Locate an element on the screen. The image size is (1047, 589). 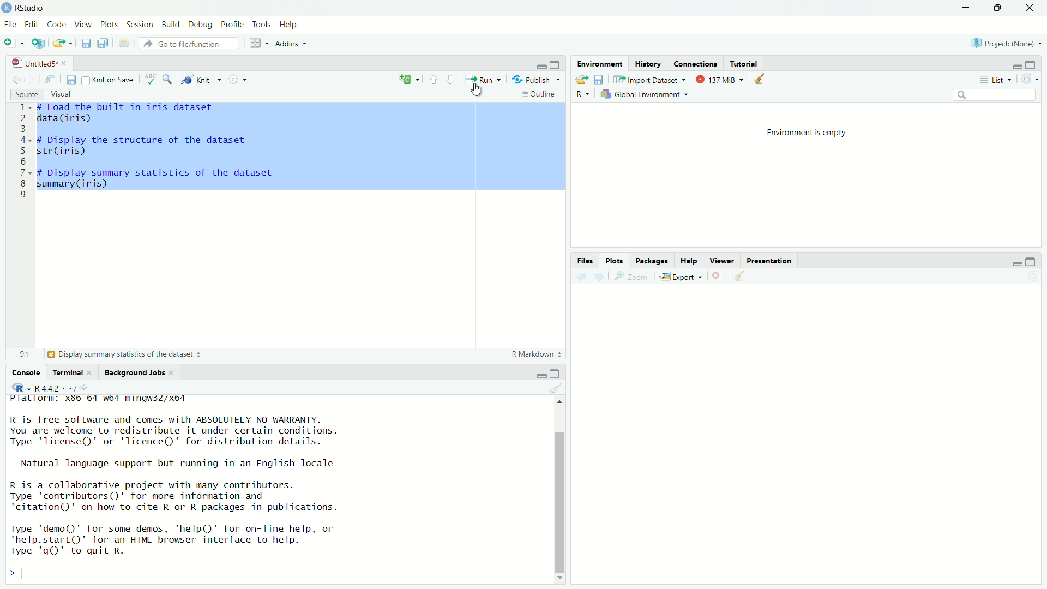
View is located at coordinates (82, 24).